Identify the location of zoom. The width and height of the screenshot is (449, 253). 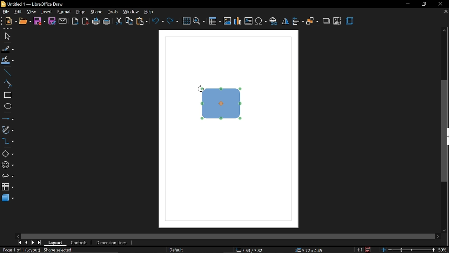
(199, 21).